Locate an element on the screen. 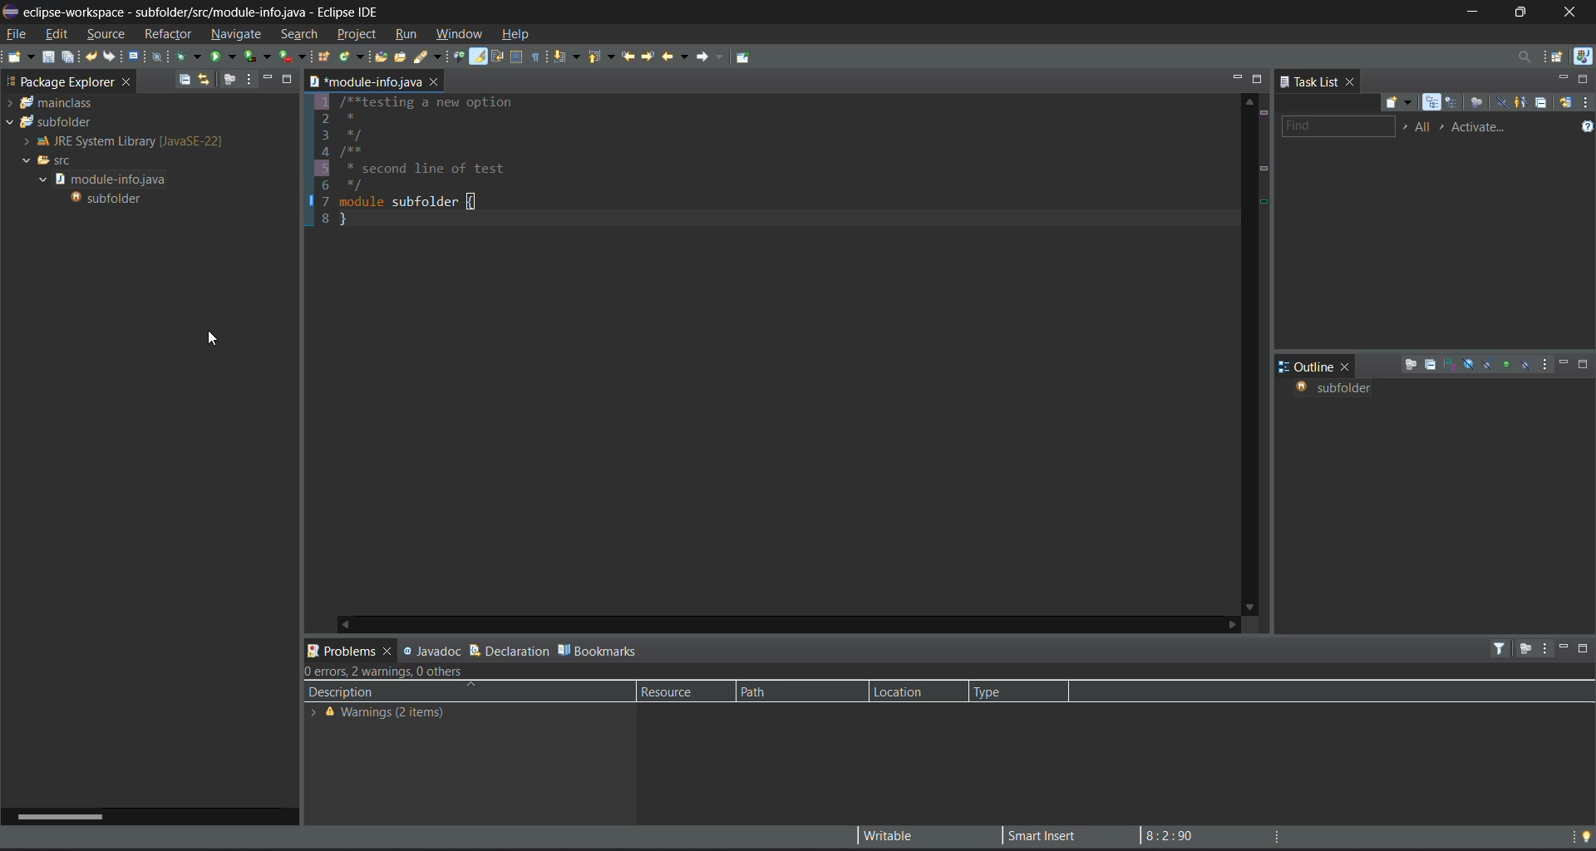 The image size is (1596, 851). 8:2:90 is located at coordinates (1178, 834).